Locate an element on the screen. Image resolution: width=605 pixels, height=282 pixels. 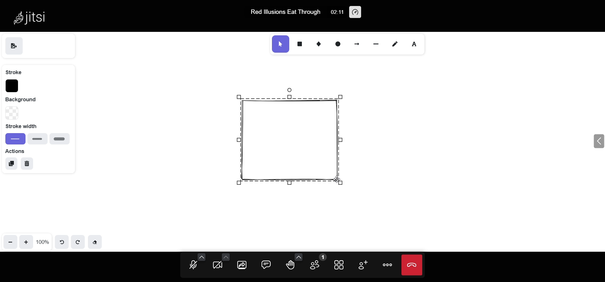
object drawn on whiteboard is located at coordinates (291, 142).